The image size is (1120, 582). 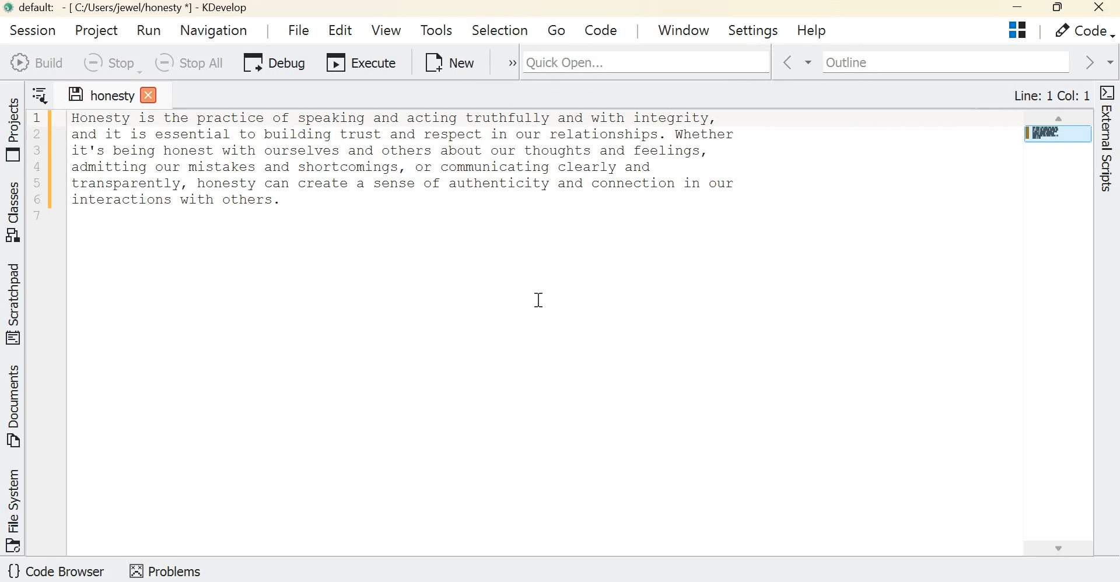 What do you see at coordinates (37, 167) in the screenshot?
I see `Line numbers` at bounding box center [37, 167].